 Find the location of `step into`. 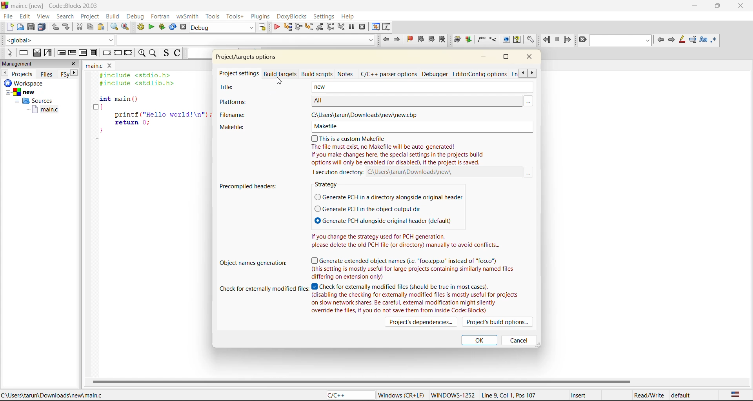

step into is located at coordinates (309, 27).